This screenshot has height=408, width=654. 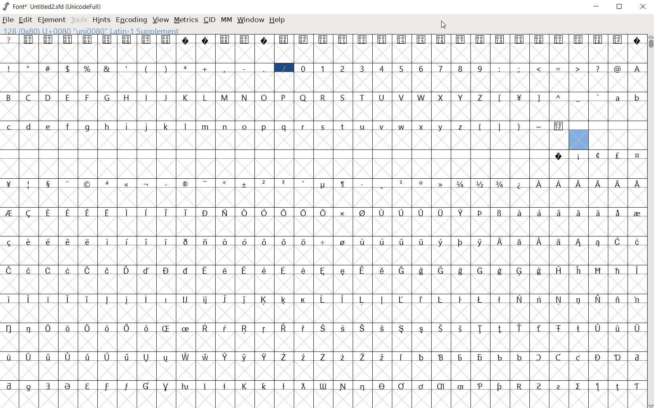 What do you see at coordinates (598, 358) in the screenshot?
I see `glyph` at bounding box center [598, 358].